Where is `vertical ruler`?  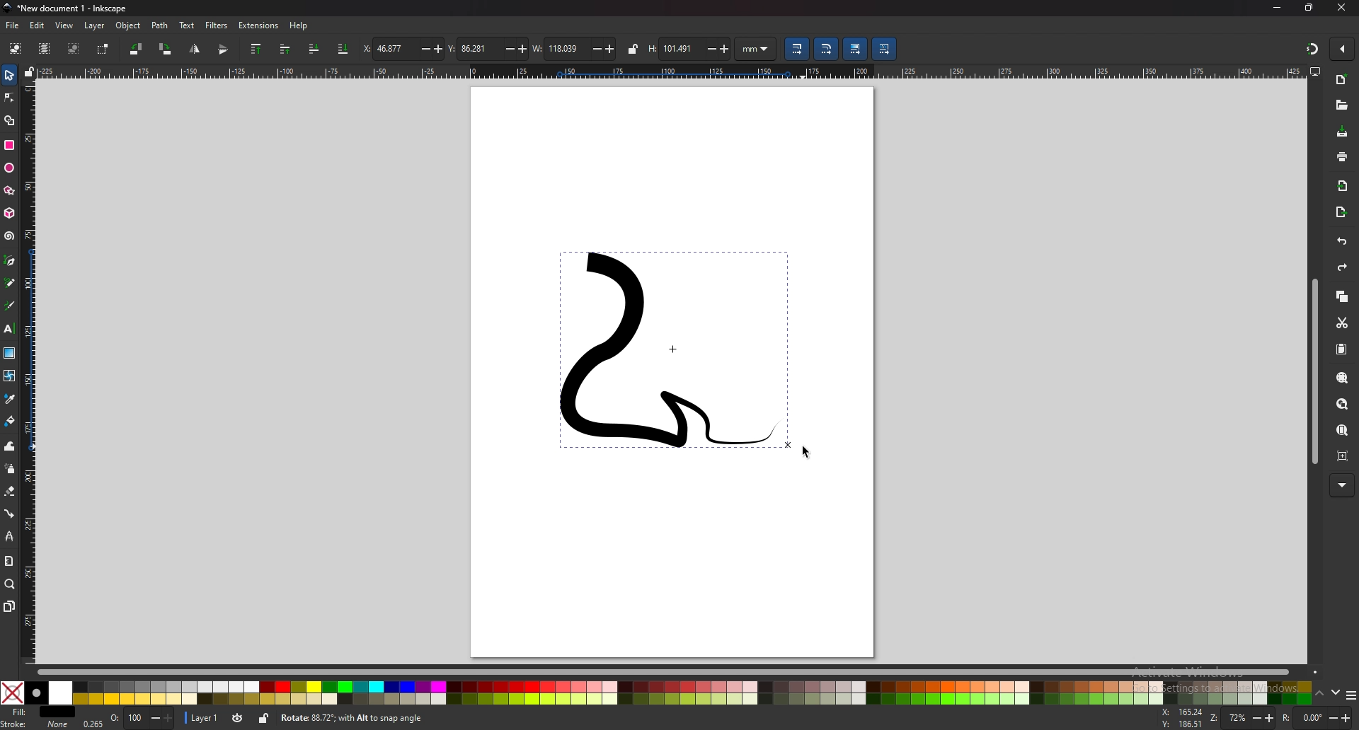 vertical ruler is located at coordinates (30, 373).